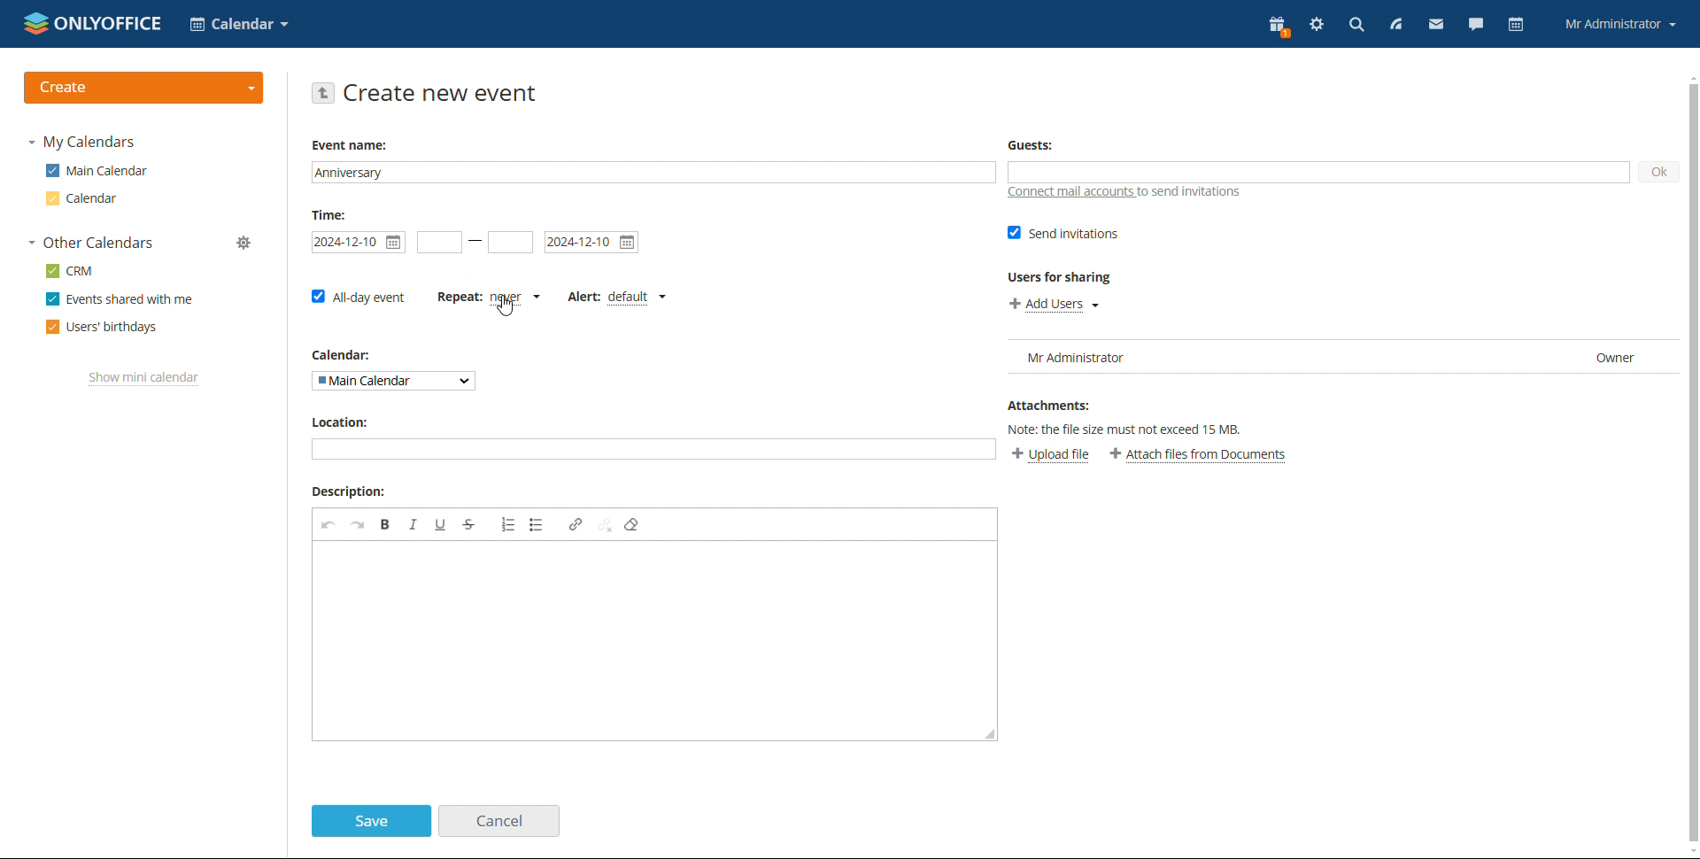  I want to click on resize box, so click(990, 732).